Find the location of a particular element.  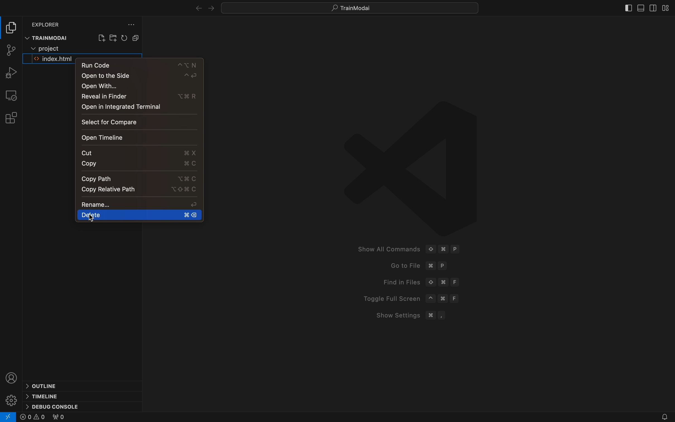

quick toolbar is located at coordinates (356, 8).